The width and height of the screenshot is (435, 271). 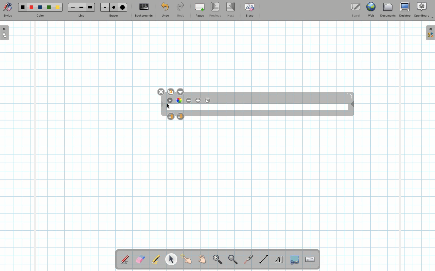 I want to click on Layer up, so click(x=171, y=116).